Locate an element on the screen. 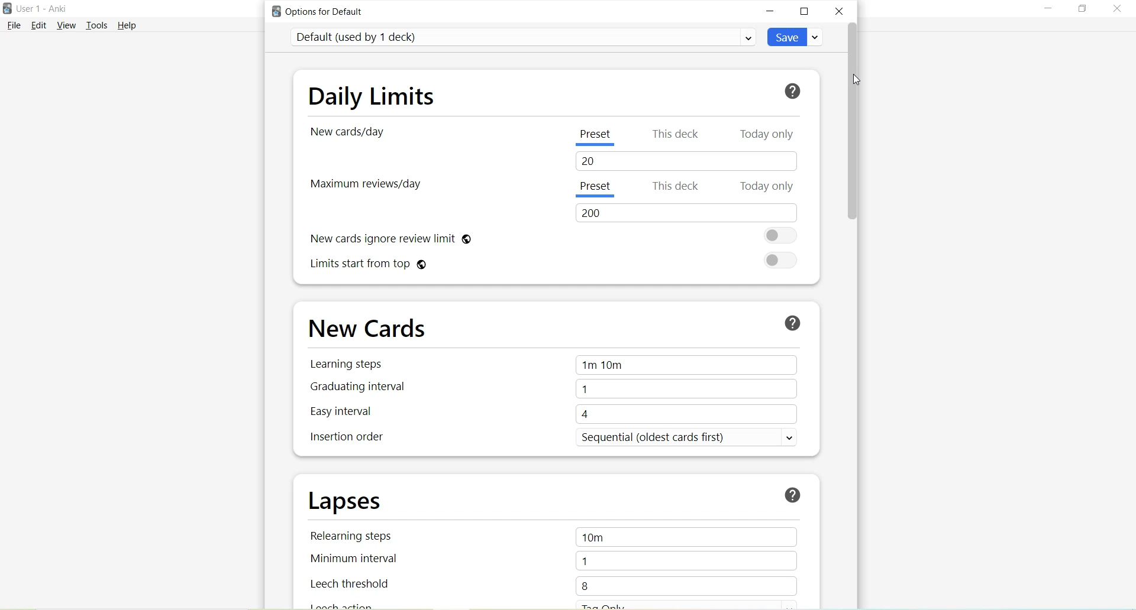 This screenshot has height=610, width=1136. Minimize is located at coordinates (771, 11).